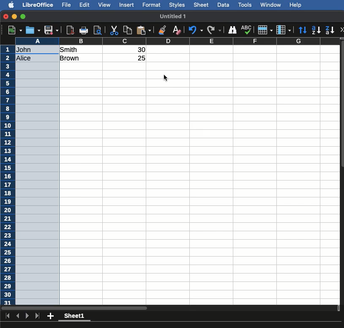 The height and width of the screenshot is (328, 344). Describe the element at coordinates (163, 31) in the screenshot. I see `Clone formatting` at that location.